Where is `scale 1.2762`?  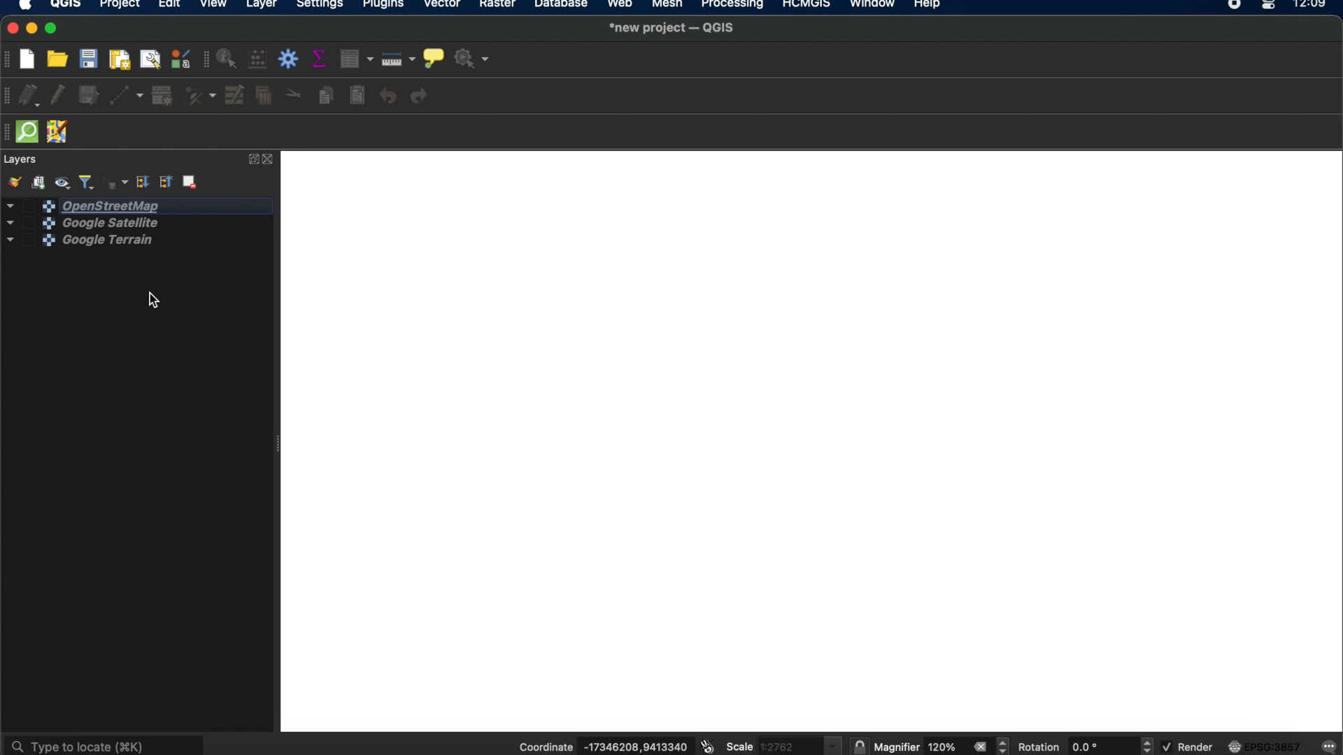
scale 1.2762 is located at coordinates (783, 744).